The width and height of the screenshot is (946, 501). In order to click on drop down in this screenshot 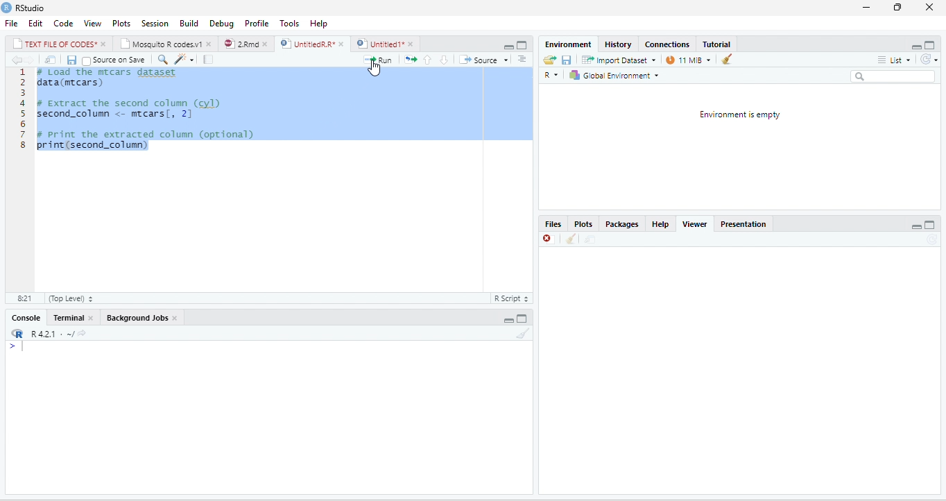, I will do `click(506, 60)`.